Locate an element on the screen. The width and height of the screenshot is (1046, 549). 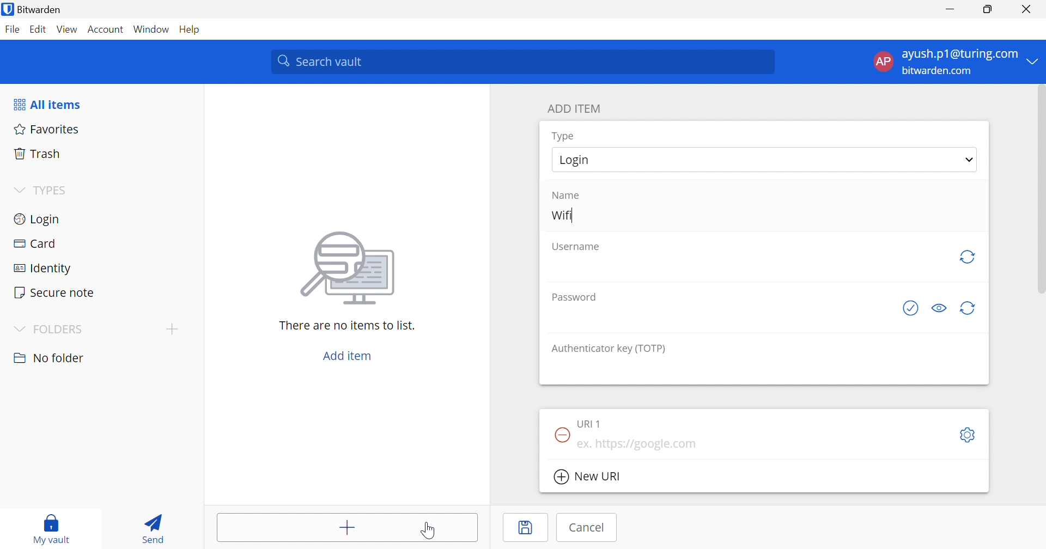
Help is located at coordinates (192, 29).